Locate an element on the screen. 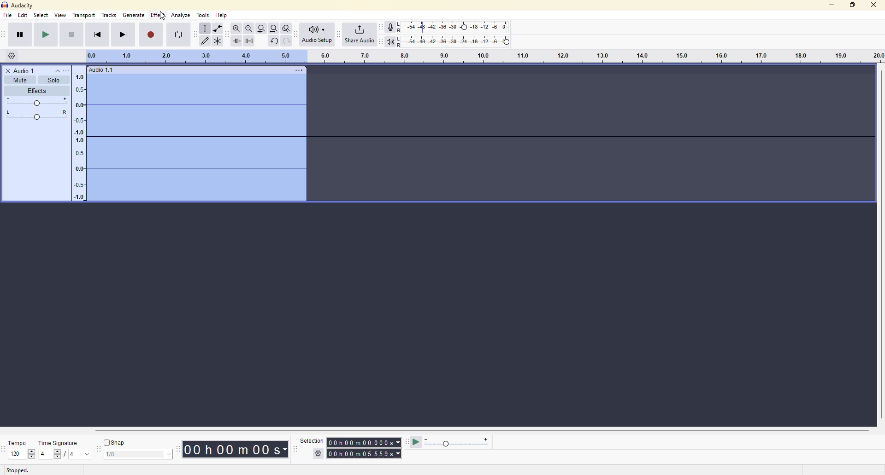 This screenshot has height=475, width=885. playback meter is located at coordinates (390, 41).